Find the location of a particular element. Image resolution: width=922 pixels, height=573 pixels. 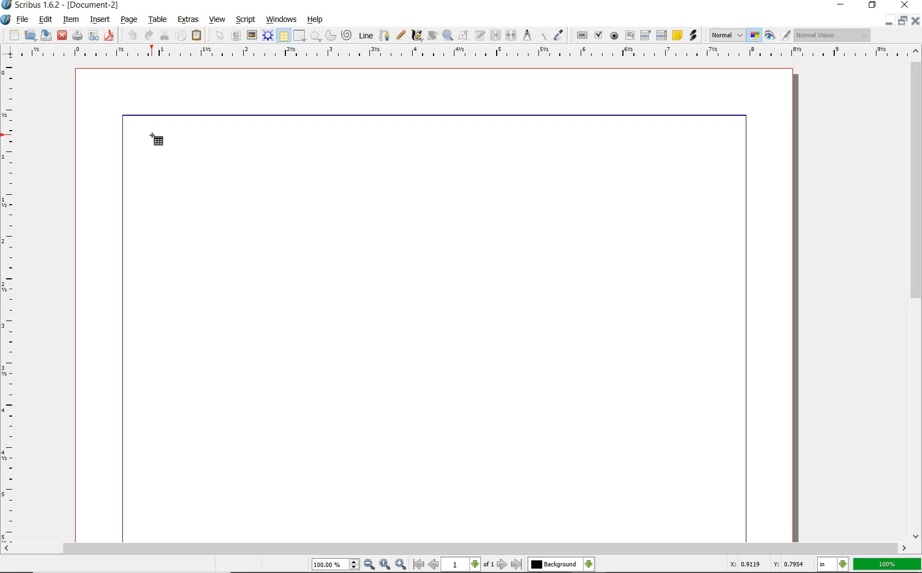

item is located at coordinates (73, 20).